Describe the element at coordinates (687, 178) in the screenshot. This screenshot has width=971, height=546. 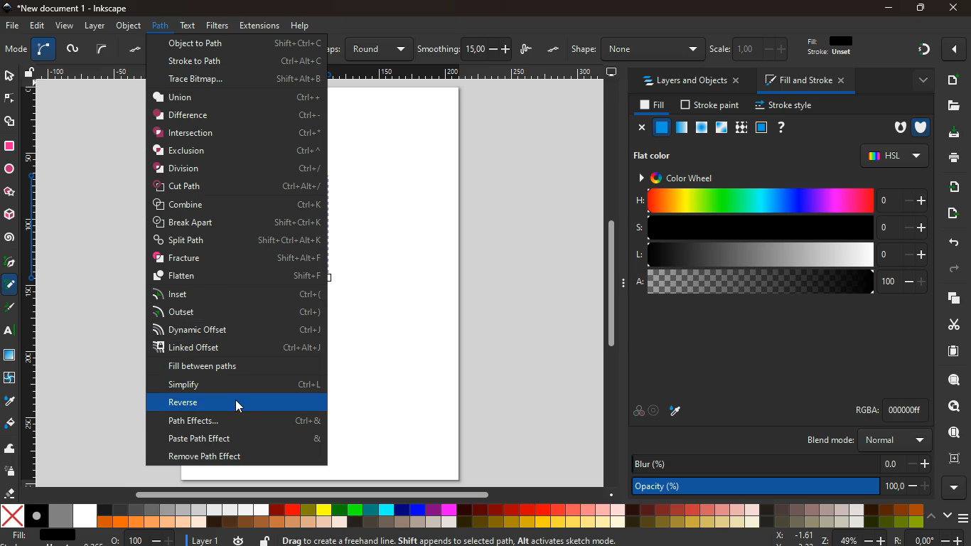
I see `color wheel` at that location.